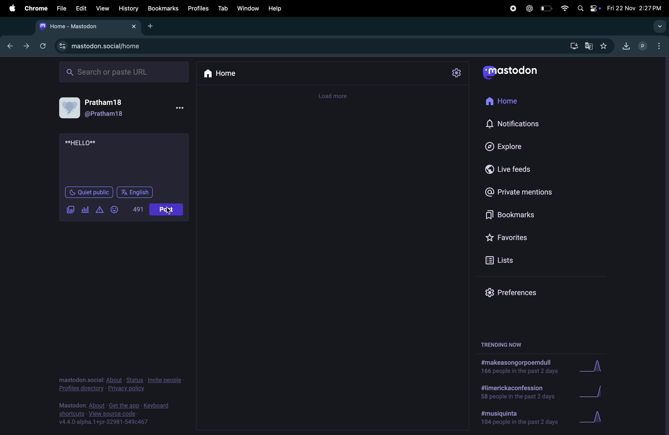 Image resolution: width=669 pixels, height=435 pixels. What do you see at coordinates (520, 366) in the screenshot?
I see `hashtags` at bounding box center [520, 366].